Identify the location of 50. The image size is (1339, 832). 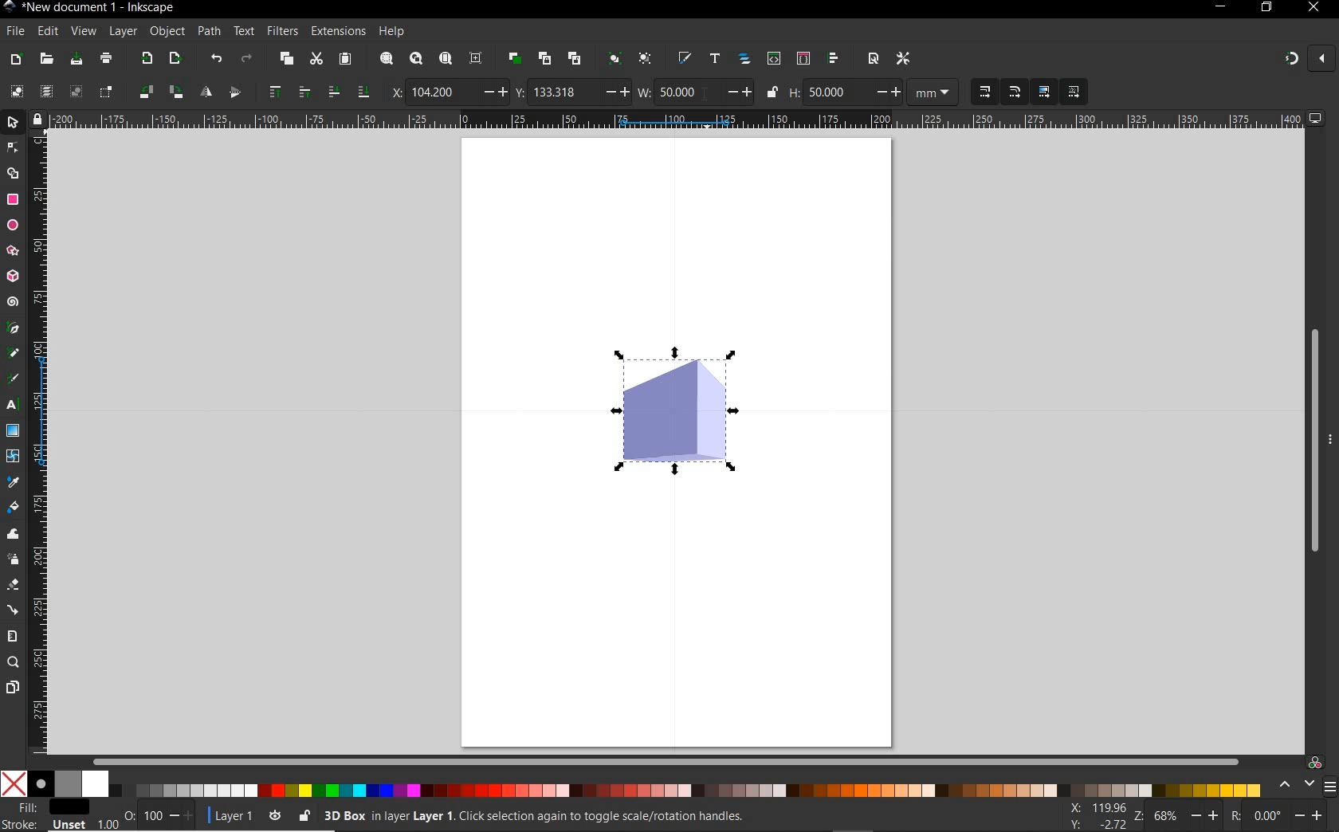
(835, 92).